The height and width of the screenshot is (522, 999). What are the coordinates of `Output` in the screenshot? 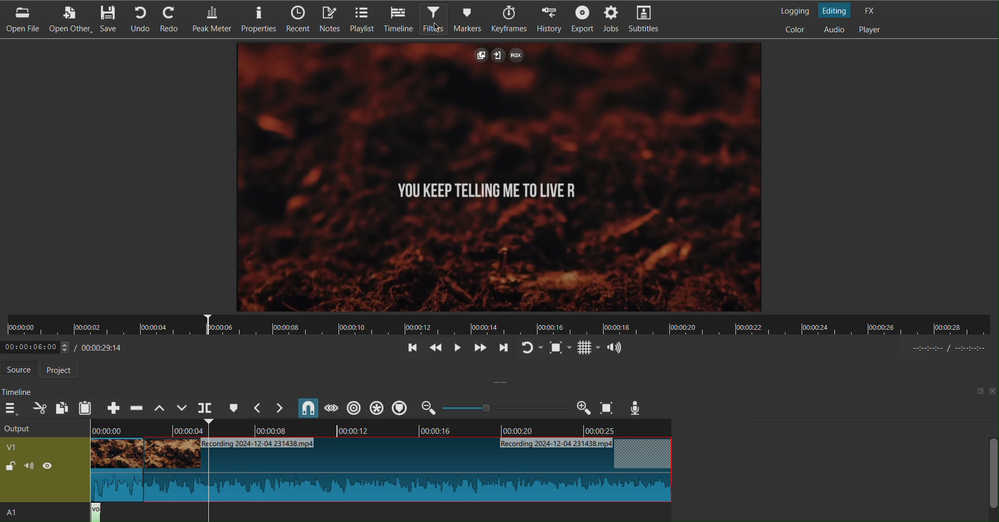 It's located at (42, 428).